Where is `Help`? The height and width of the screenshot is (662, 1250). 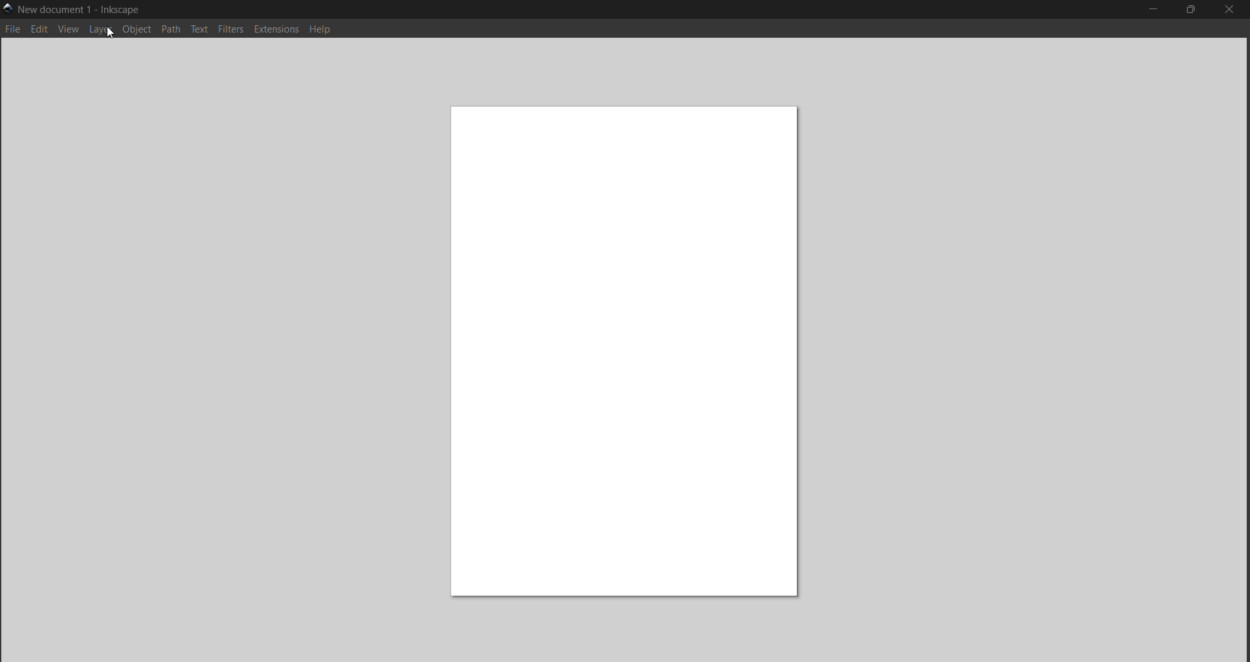 Help is located at coordinates (324, 31).